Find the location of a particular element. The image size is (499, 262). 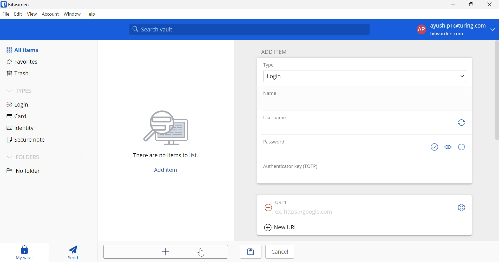

ex. https://google.com is located at coordinates (305, 212).